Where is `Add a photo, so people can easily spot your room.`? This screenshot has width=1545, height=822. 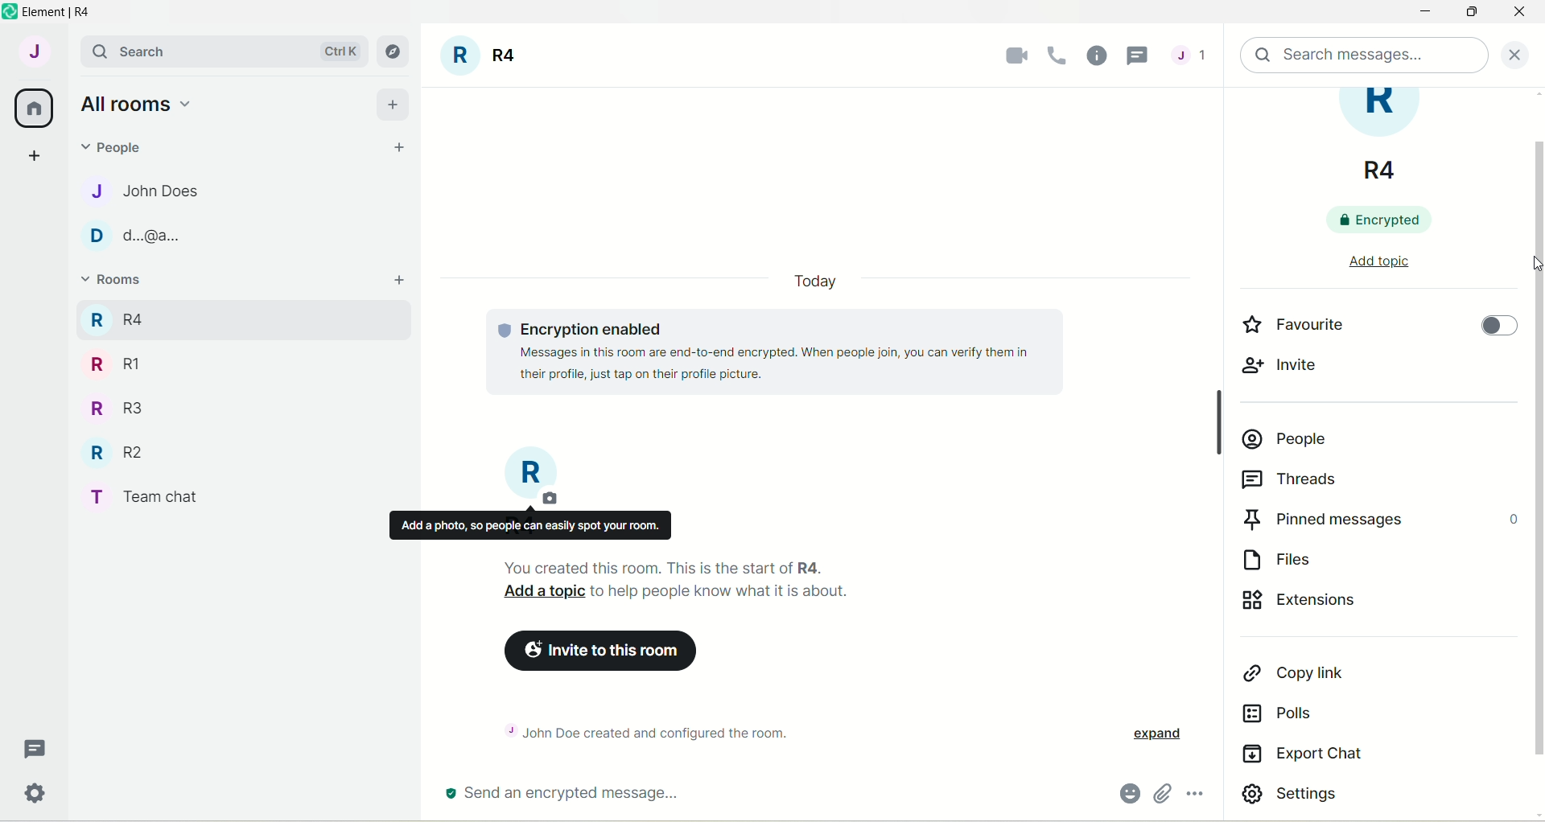 Add a photo, so people can easily spot your room. is located at coordinates (529, 525).